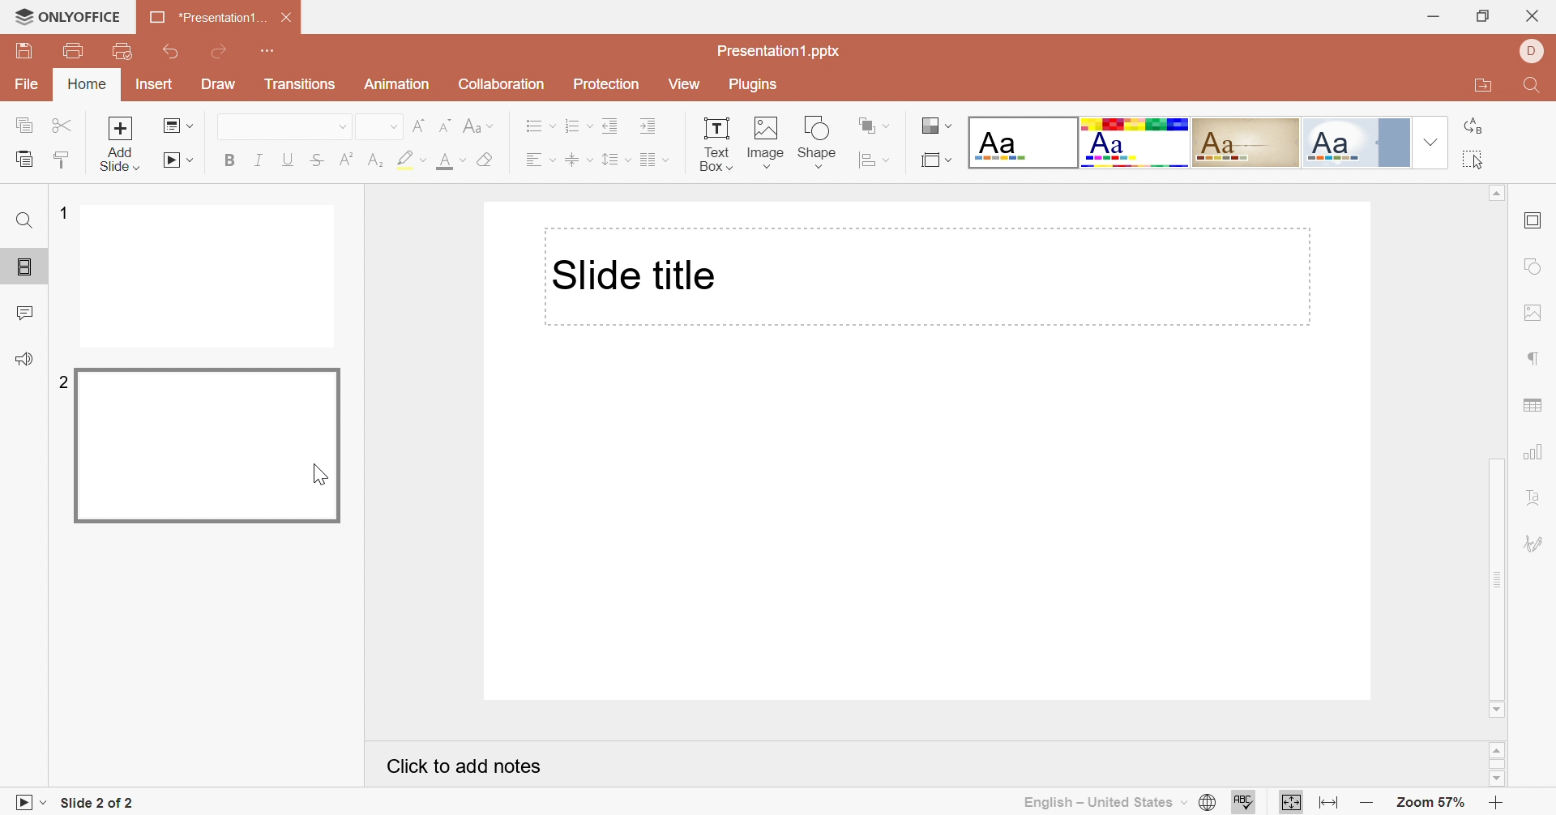  What do you see at coordinates (465, 766) in the screenshot?
I see `Click to add notes` at bounding box center [465, 766].